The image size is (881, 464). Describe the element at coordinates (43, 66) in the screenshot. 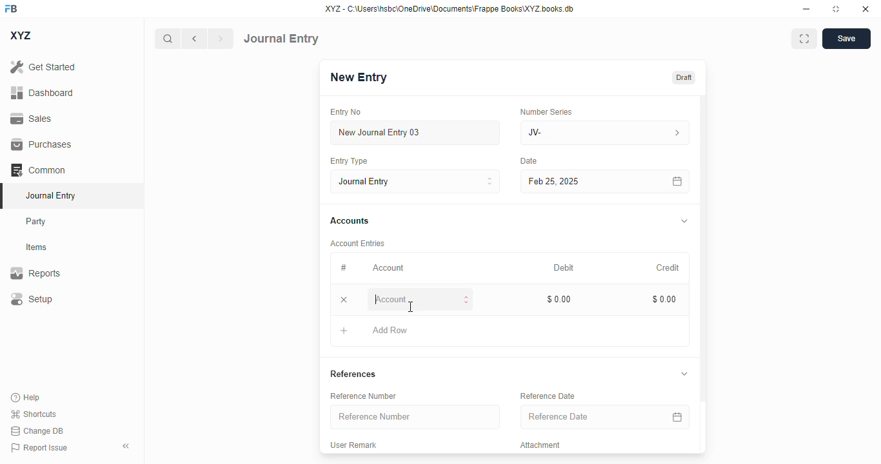

I see `get started` at that location.